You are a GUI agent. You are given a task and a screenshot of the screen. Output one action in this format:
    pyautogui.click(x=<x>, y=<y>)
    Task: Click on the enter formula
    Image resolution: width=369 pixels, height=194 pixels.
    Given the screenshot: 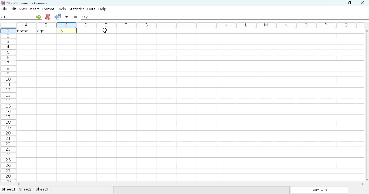 What is the action you would take?
    pyautogui.click(x=75, y=17)
    